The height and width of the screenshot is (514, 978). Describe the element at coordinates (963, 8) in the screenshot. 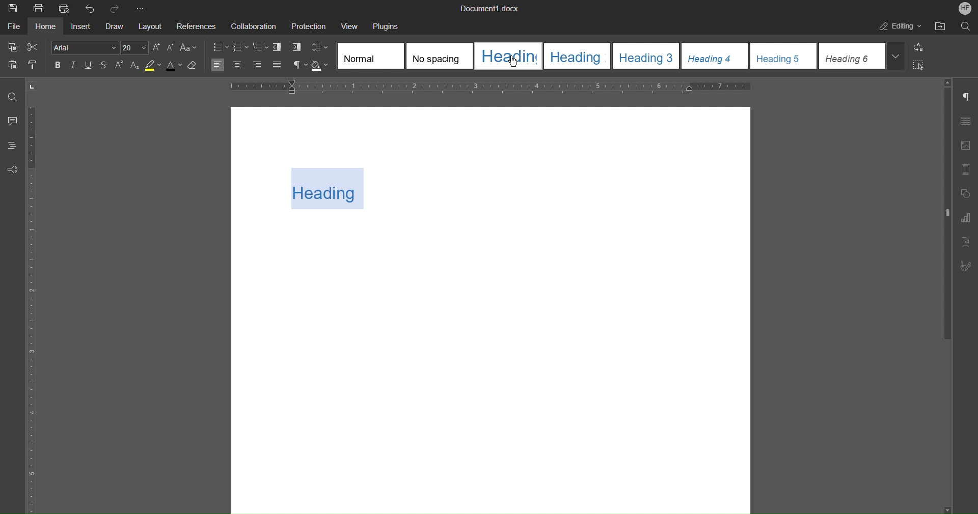

I see `HF` at that location.